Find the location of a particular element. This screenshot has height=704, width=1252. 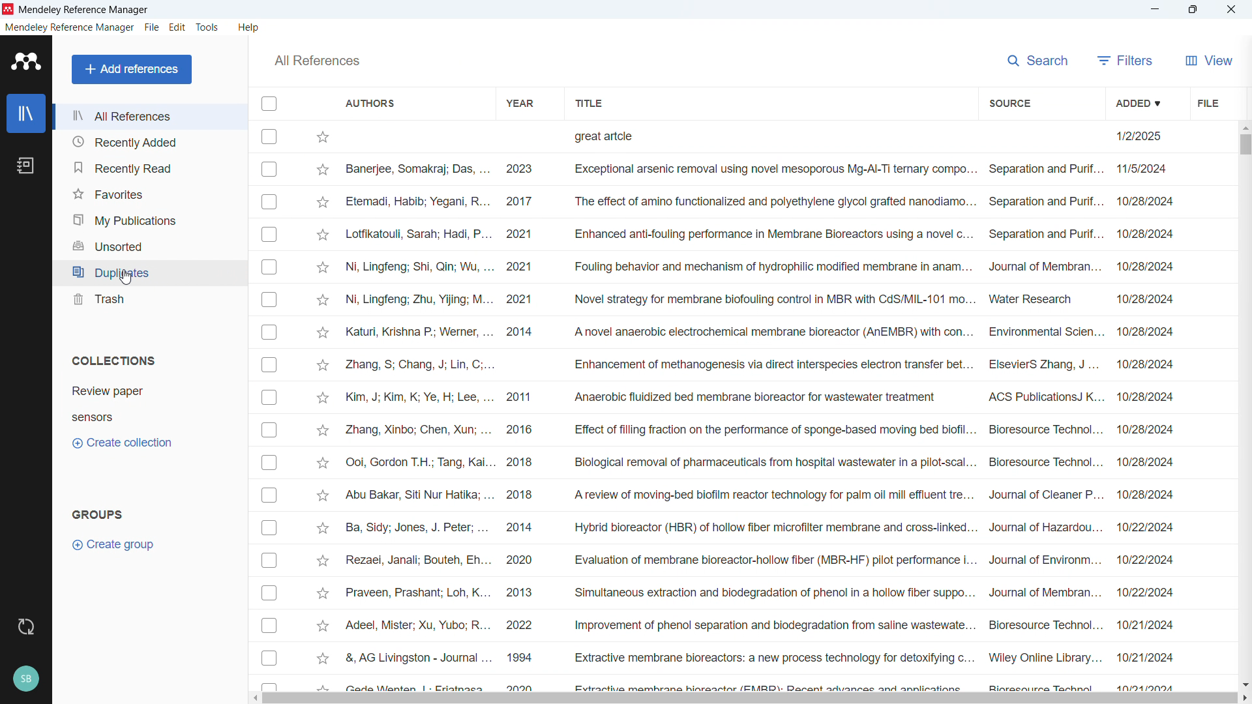

Recently added  is located at coordinates (147, 141).